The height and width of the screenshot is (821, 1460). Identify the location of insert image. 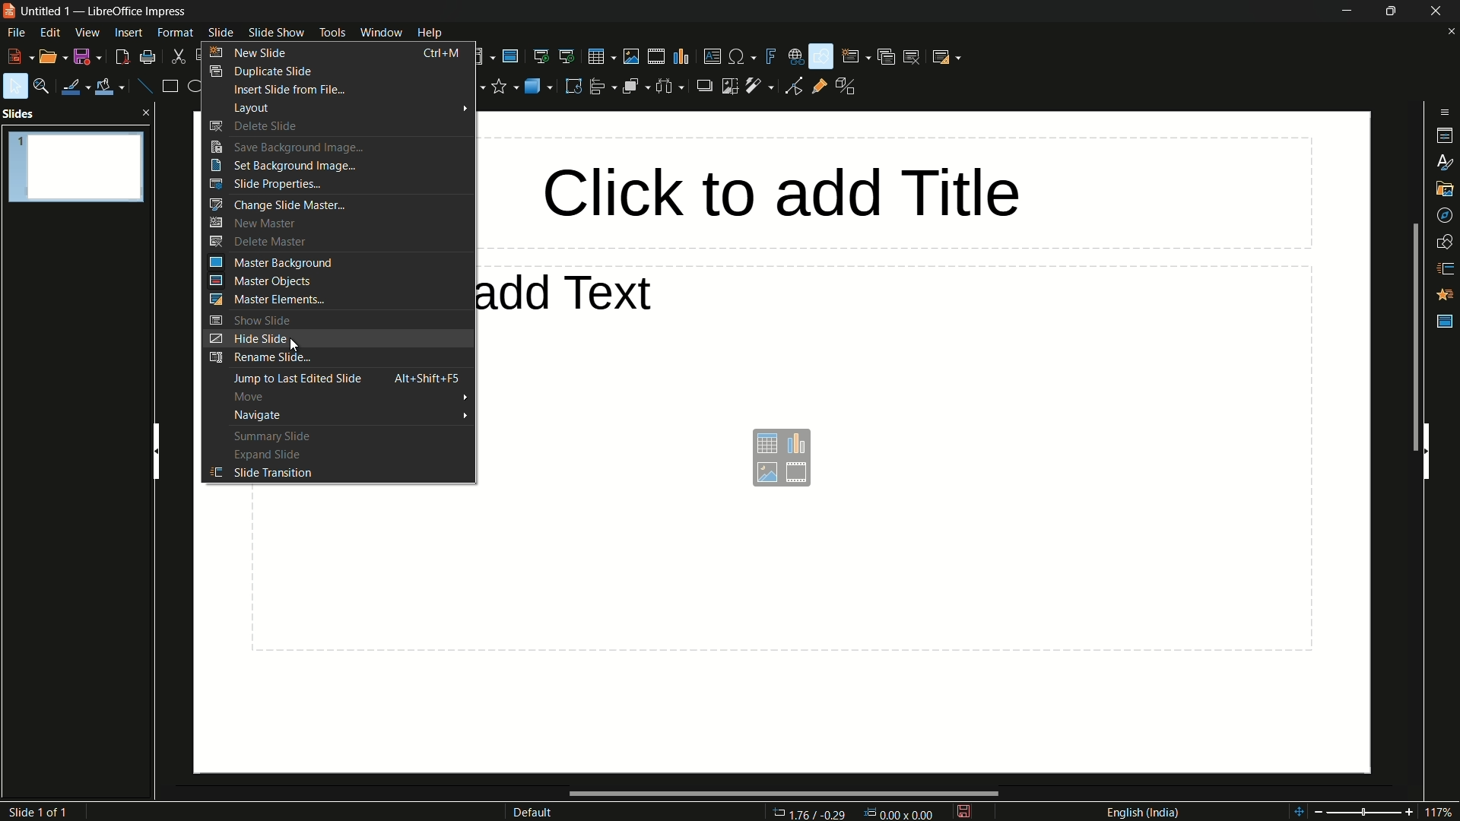
(632, 55).